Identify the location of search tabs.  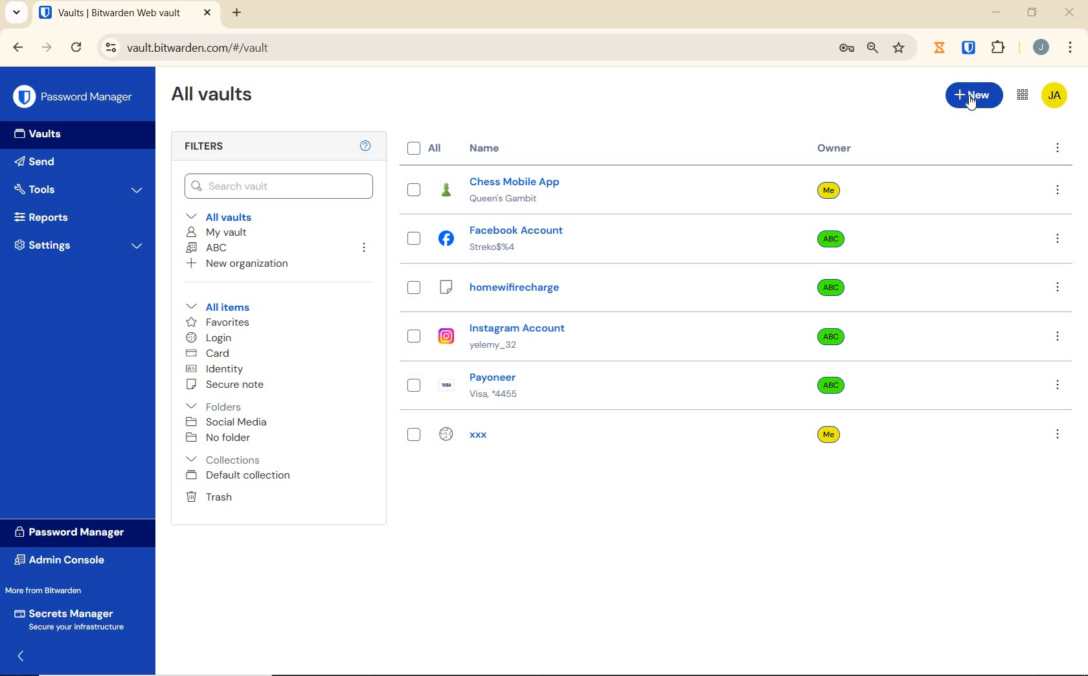
(16, 12).